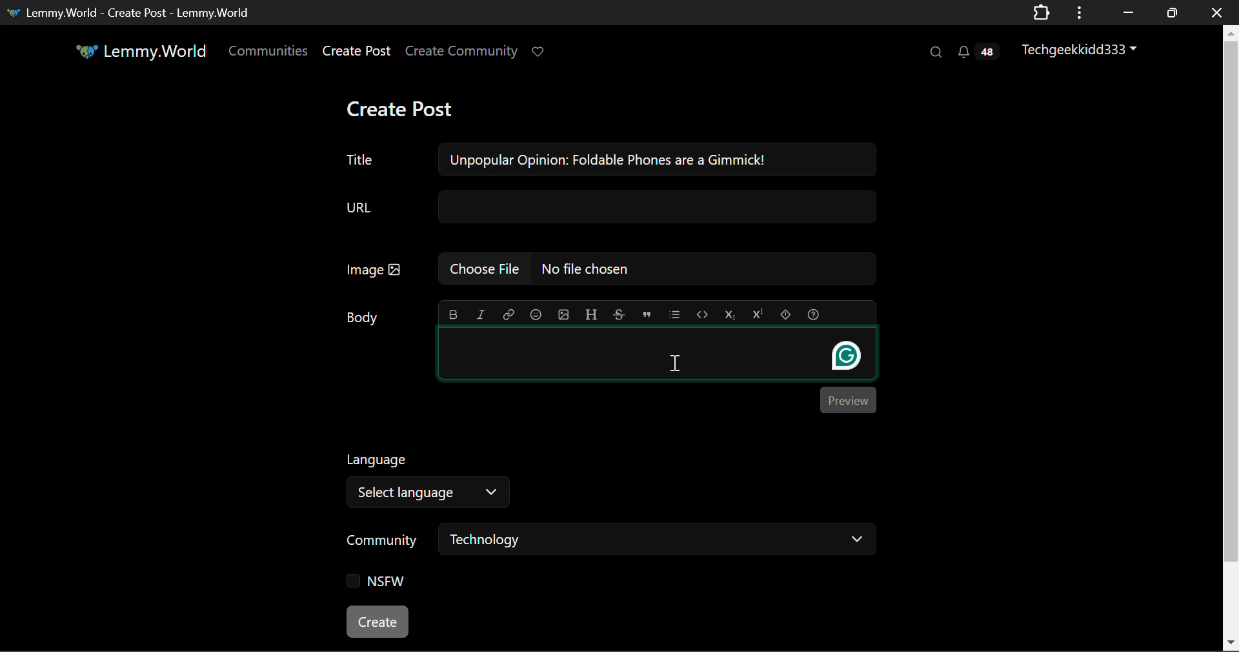  I want to click on link, so click(509, 313).